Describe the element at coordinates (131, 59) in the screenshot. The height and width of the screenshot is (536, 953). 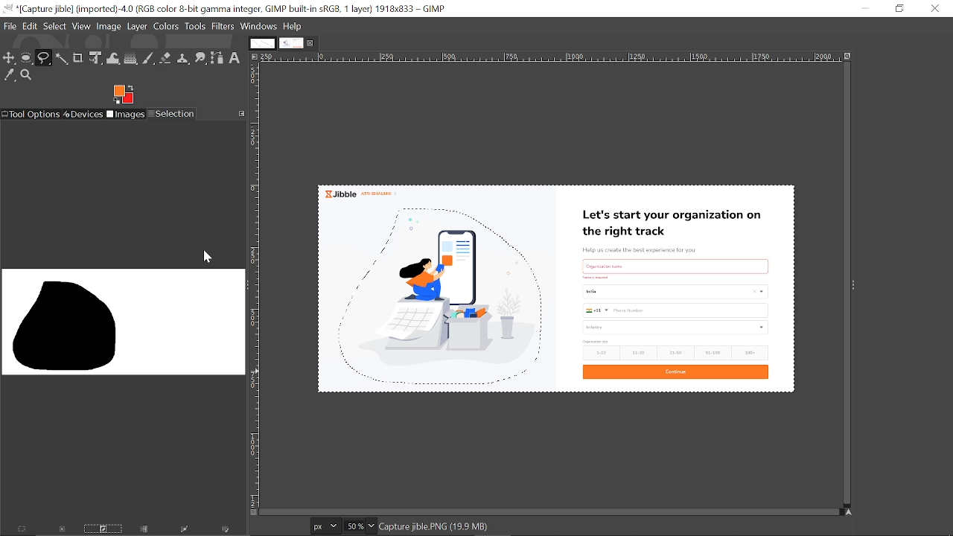
I see `Gradient tool` at that location.